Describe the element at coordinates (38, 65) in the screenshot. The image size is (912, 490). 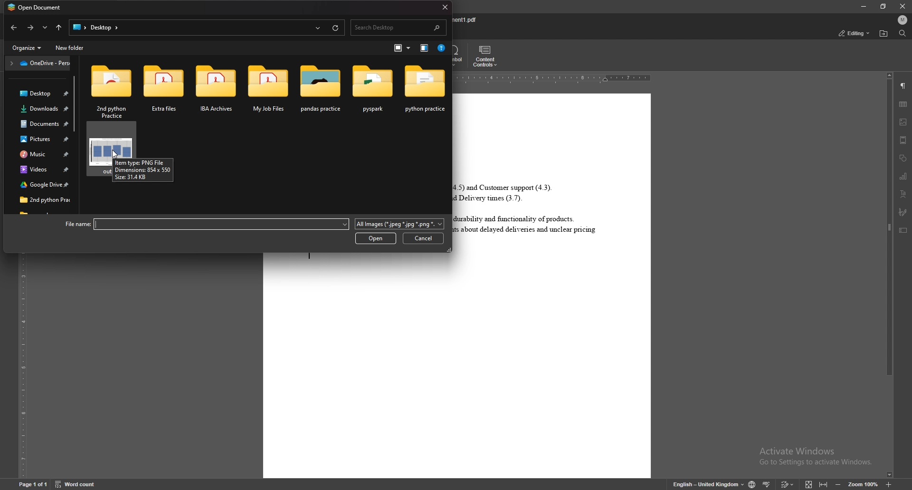
I see `one drive` at that location.